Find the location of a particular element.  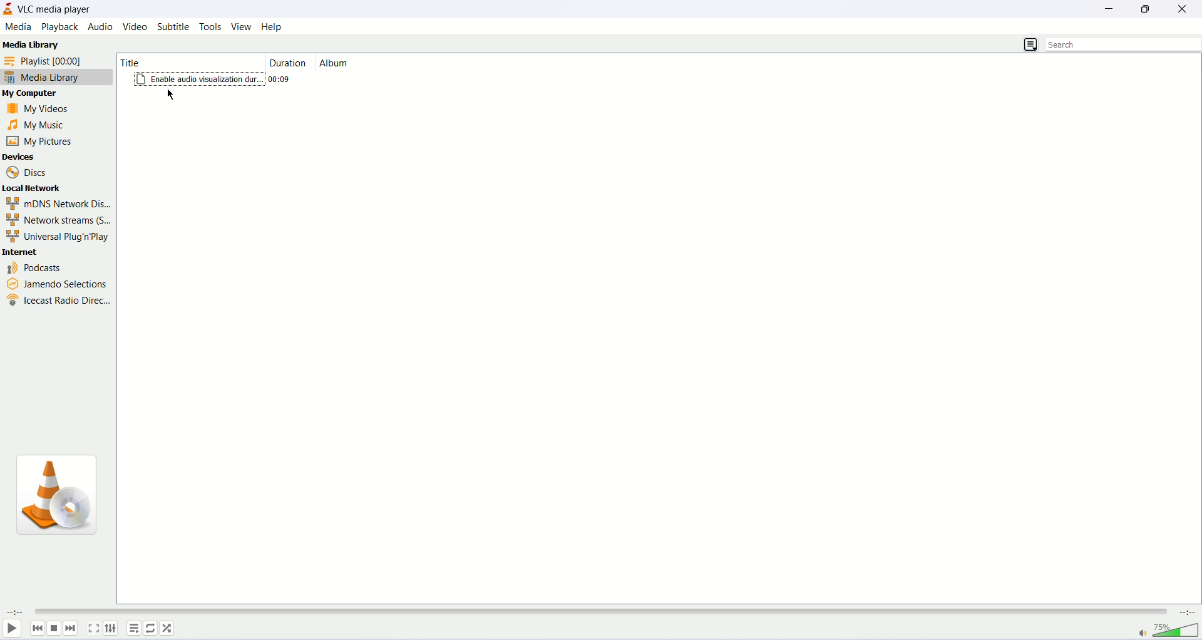

Enable audio visualization dur.. is located at coordinates (198, 78).